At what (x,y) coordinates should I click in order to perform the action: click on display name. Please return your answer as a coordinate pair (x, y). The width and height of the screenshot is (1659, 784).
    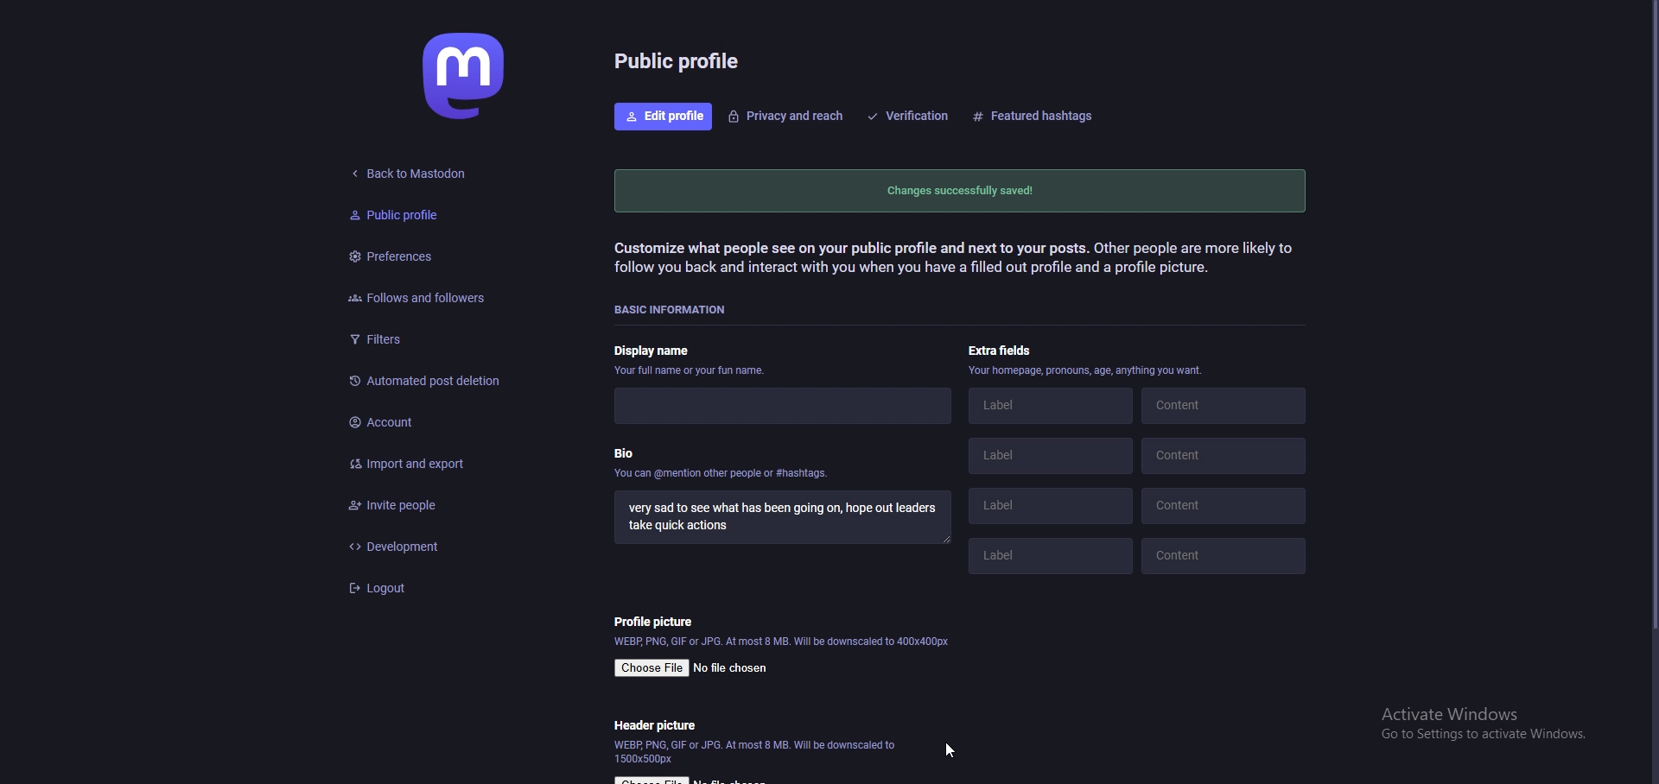
    Looking at the image, I should click on (687, 350).